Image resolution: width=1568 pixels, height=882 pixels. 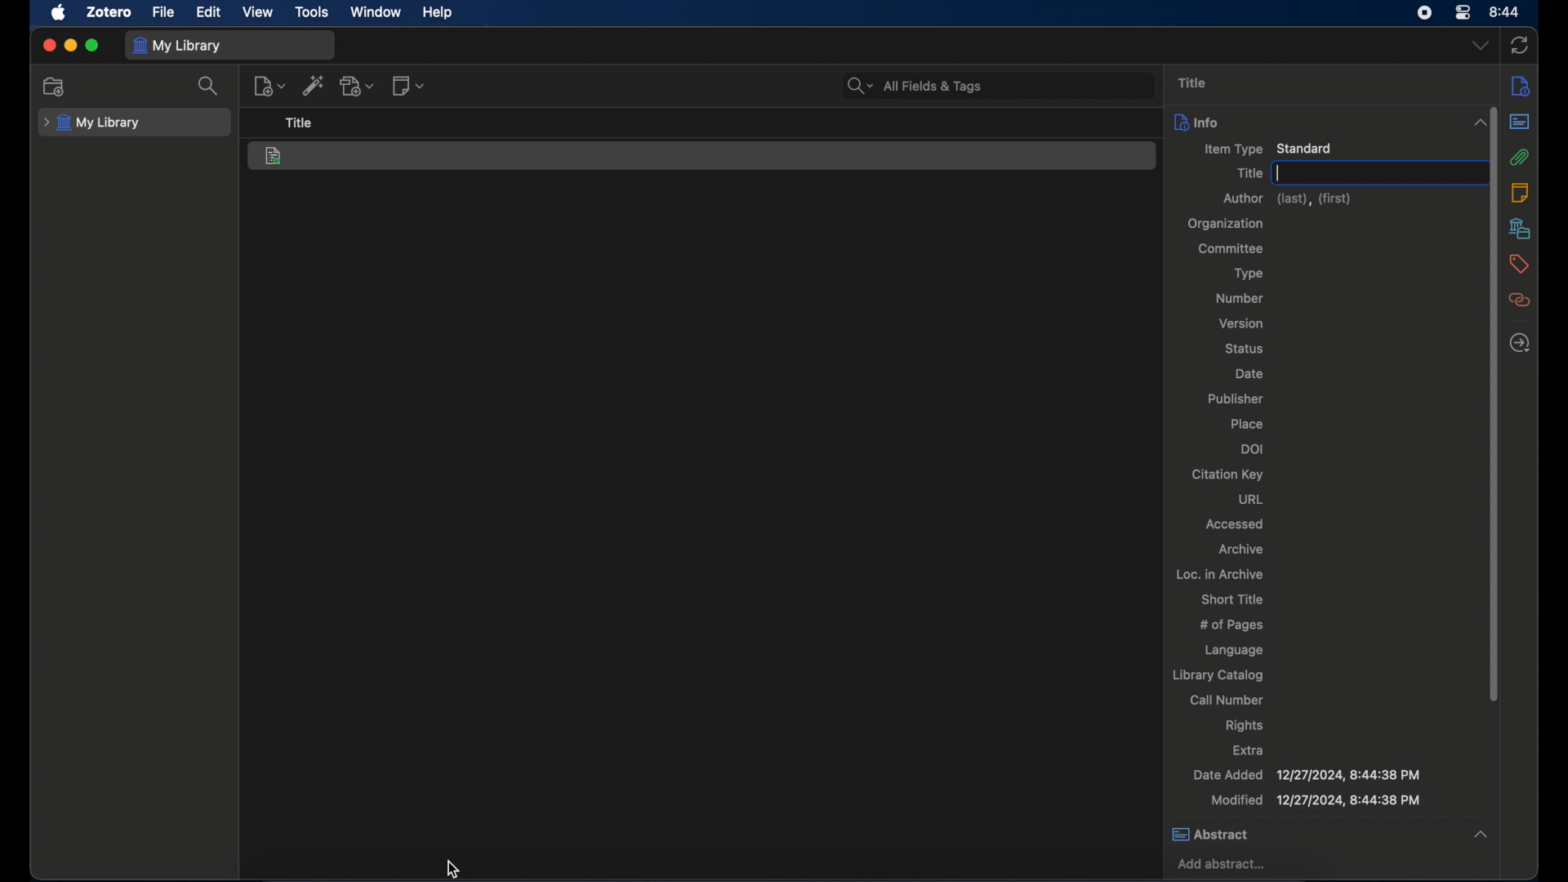 What do you see at coordinates (859, 87) in the screenshot?
I see `search dropdown` at bounding box center [859, 87].